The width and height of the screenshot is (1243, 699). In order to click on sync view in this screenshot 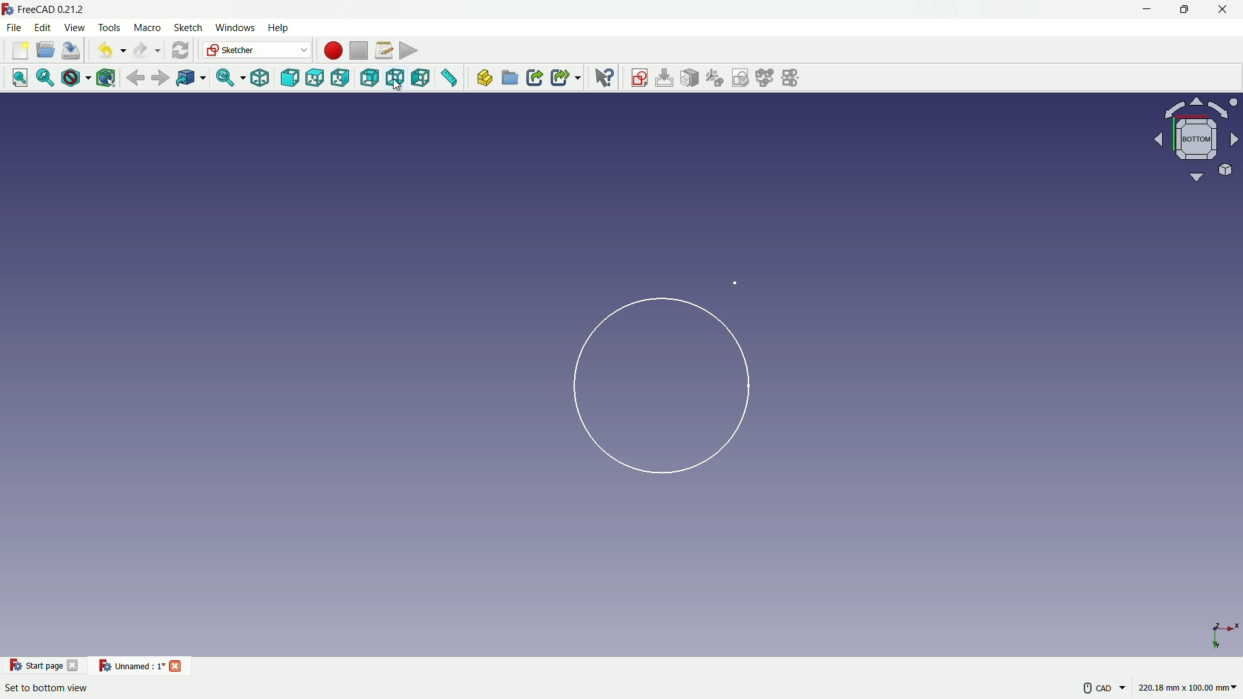, I will do `click(228, 78)`.